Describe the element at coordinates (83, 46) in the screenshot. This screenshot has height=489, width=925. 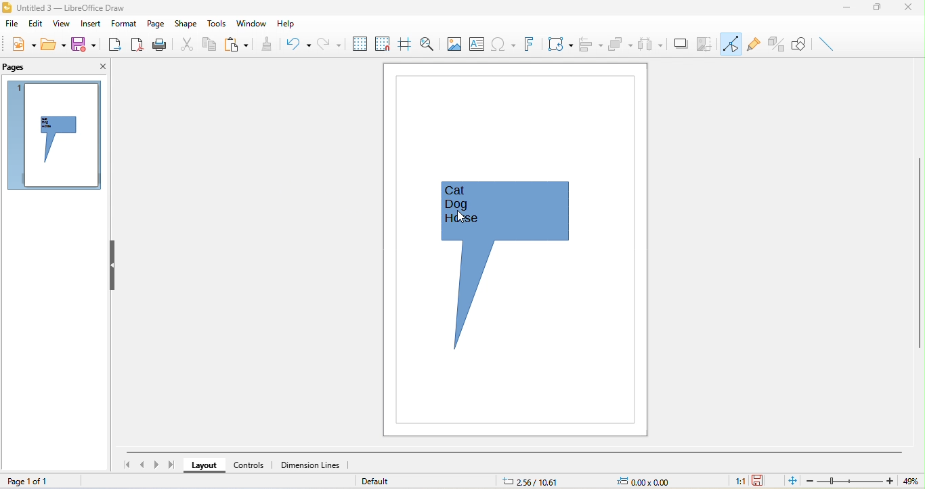
I see `save` at that location.